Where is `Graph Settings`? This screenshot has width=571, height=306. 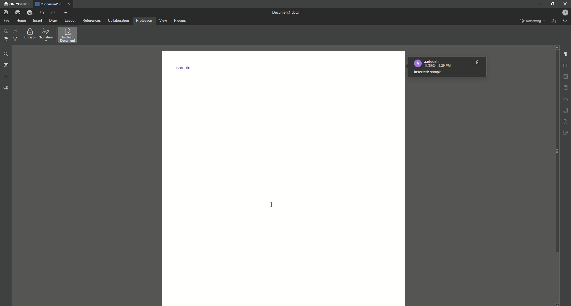 Graph Settings is located at coordinates (566, 110).